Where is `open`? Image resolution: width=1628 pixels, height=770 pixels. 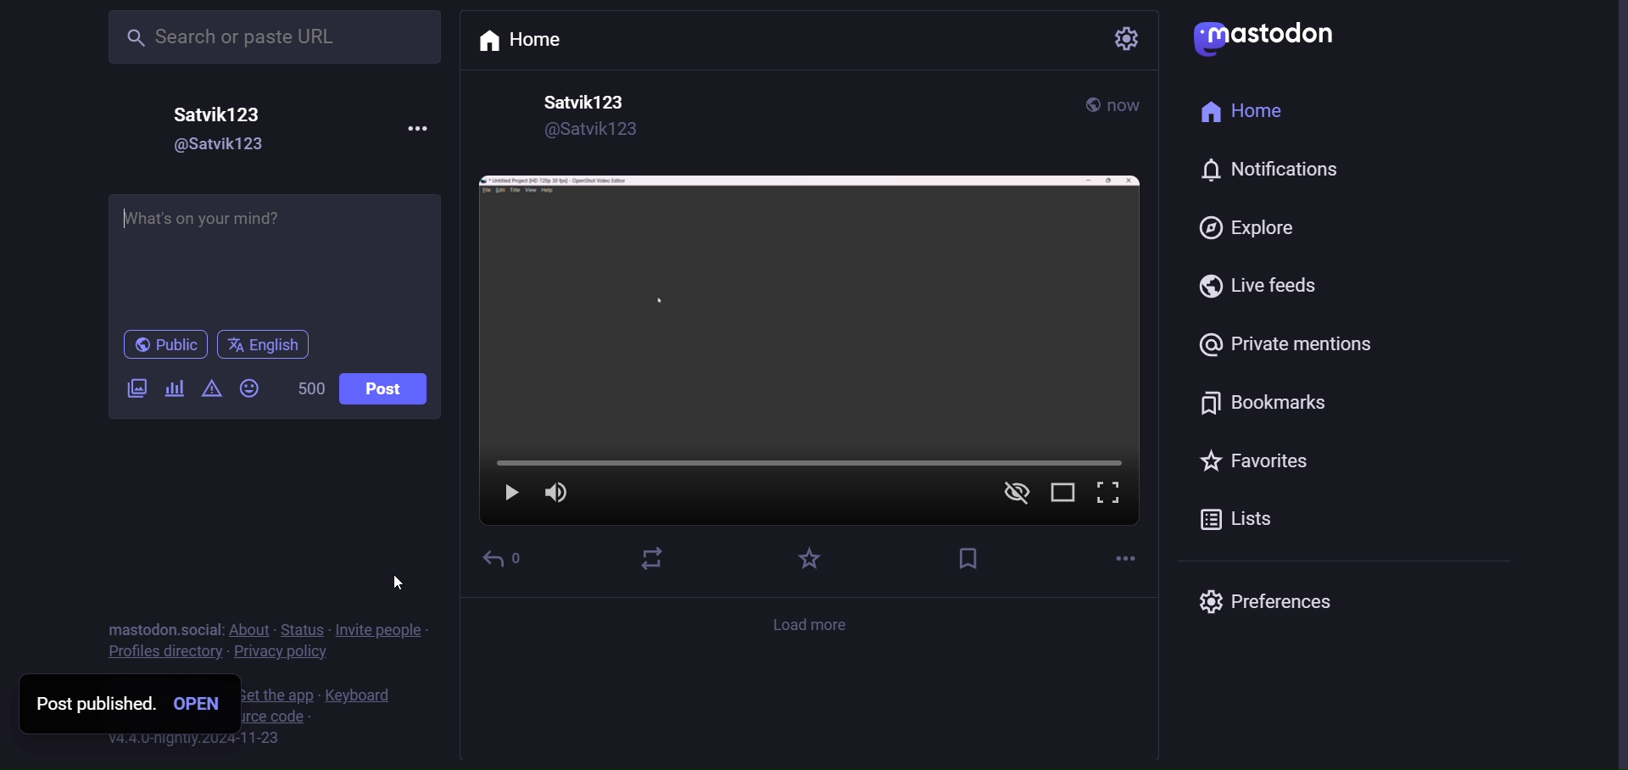
open is located at coordinates (195, 705).